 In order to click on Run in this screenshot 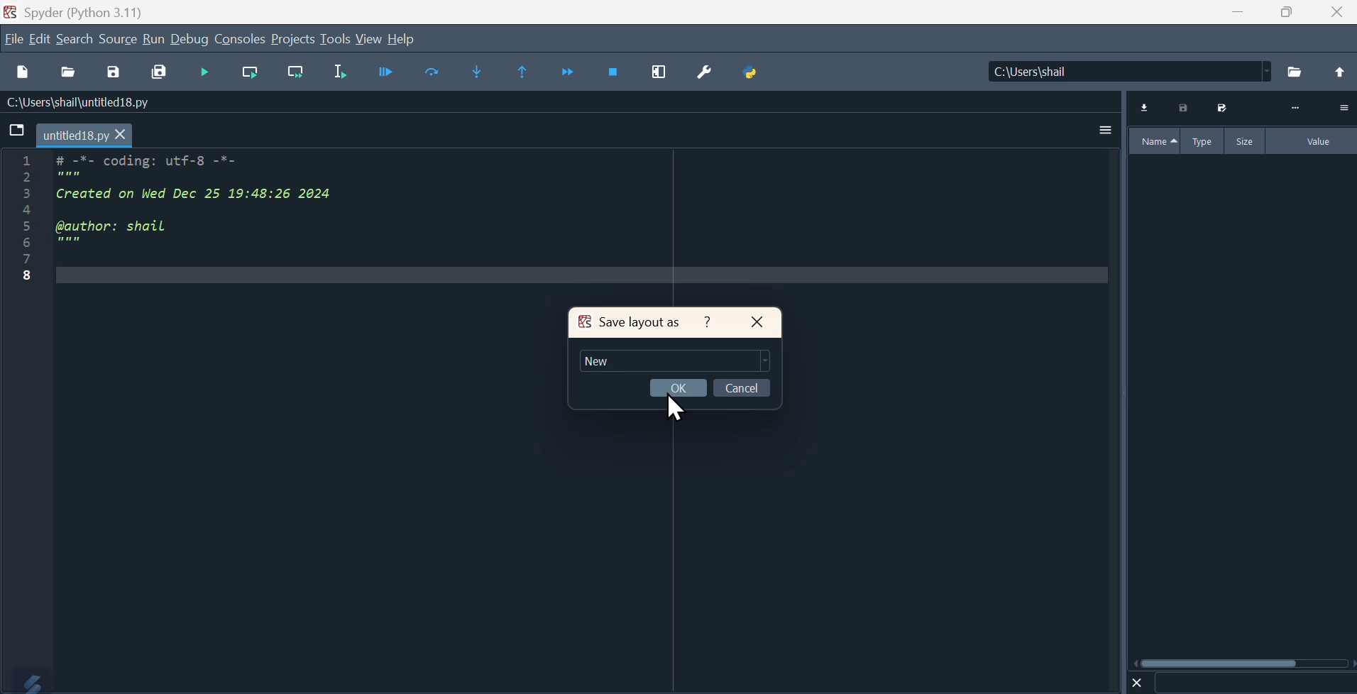, I will do `click(153, 38)`.